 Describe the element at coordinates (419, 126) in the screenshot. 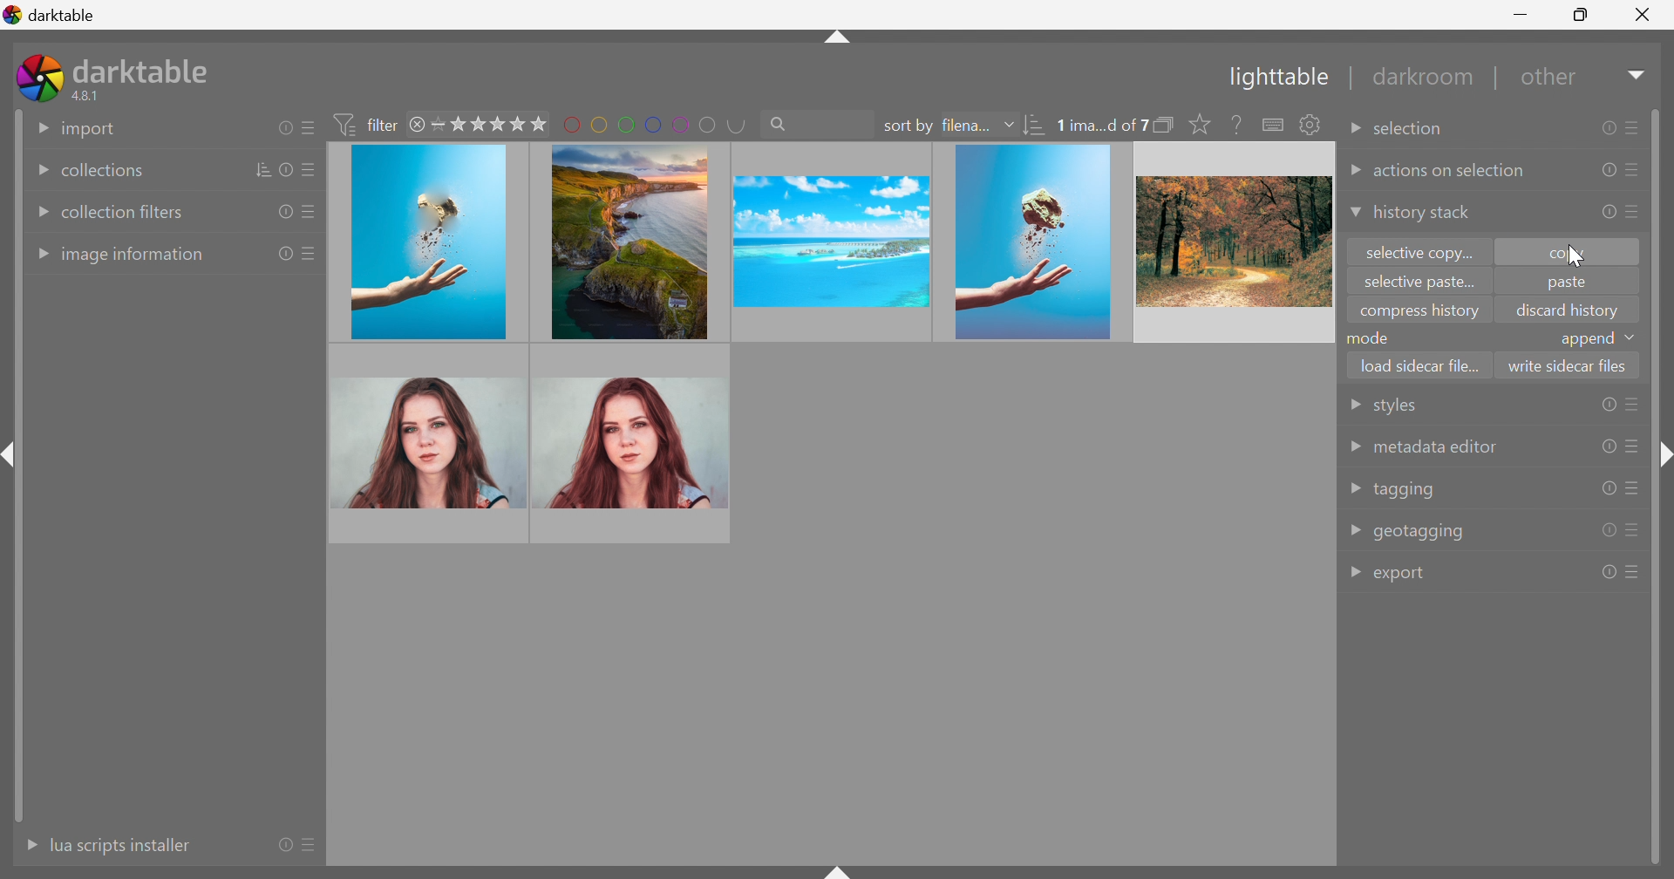

I see `close` at that location.